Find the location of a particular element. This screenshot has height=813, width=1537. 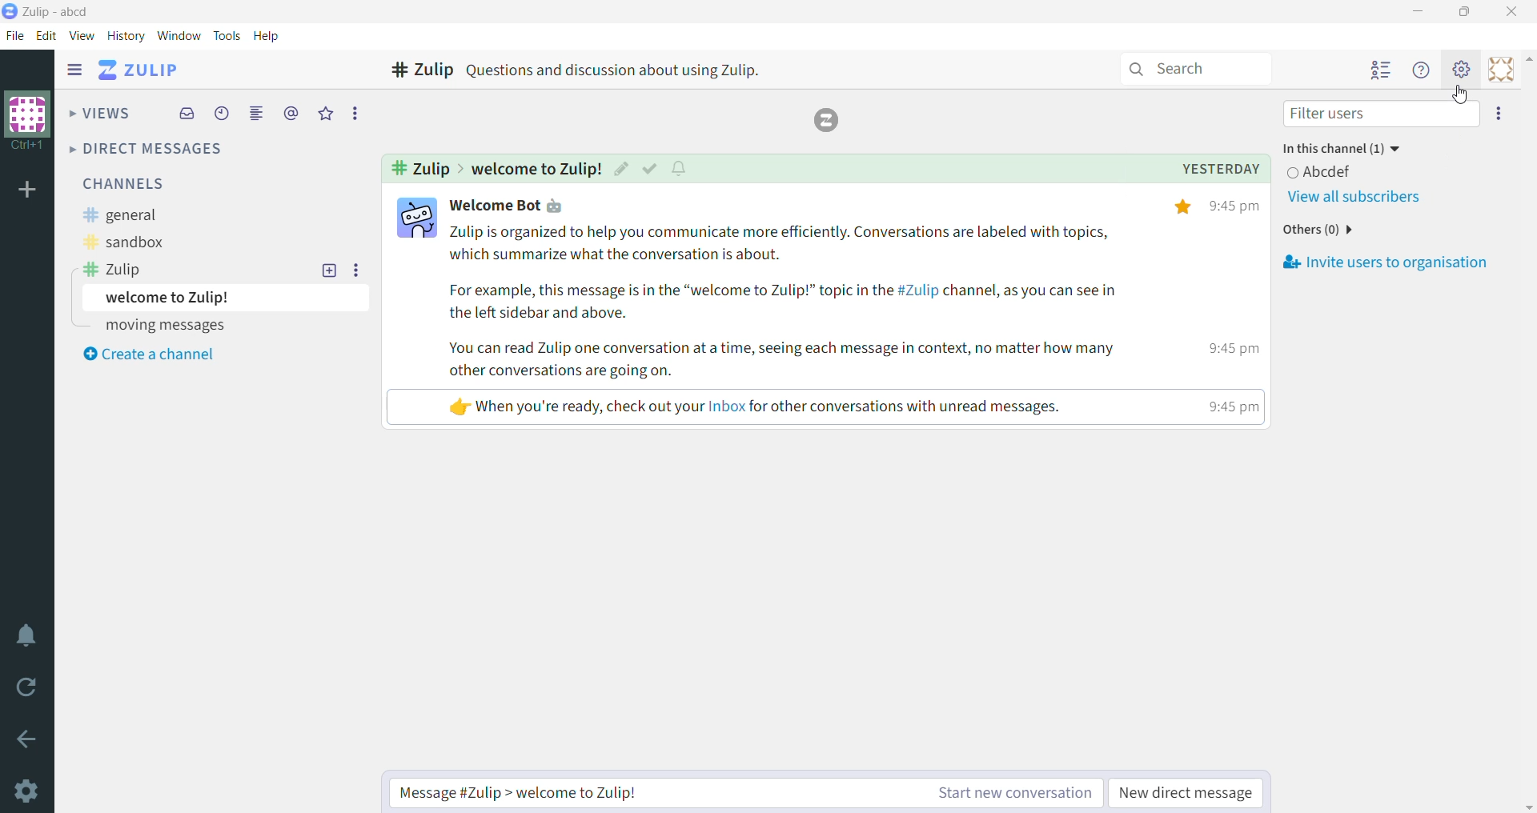

Cursor is located at coordinates (1463, 94).